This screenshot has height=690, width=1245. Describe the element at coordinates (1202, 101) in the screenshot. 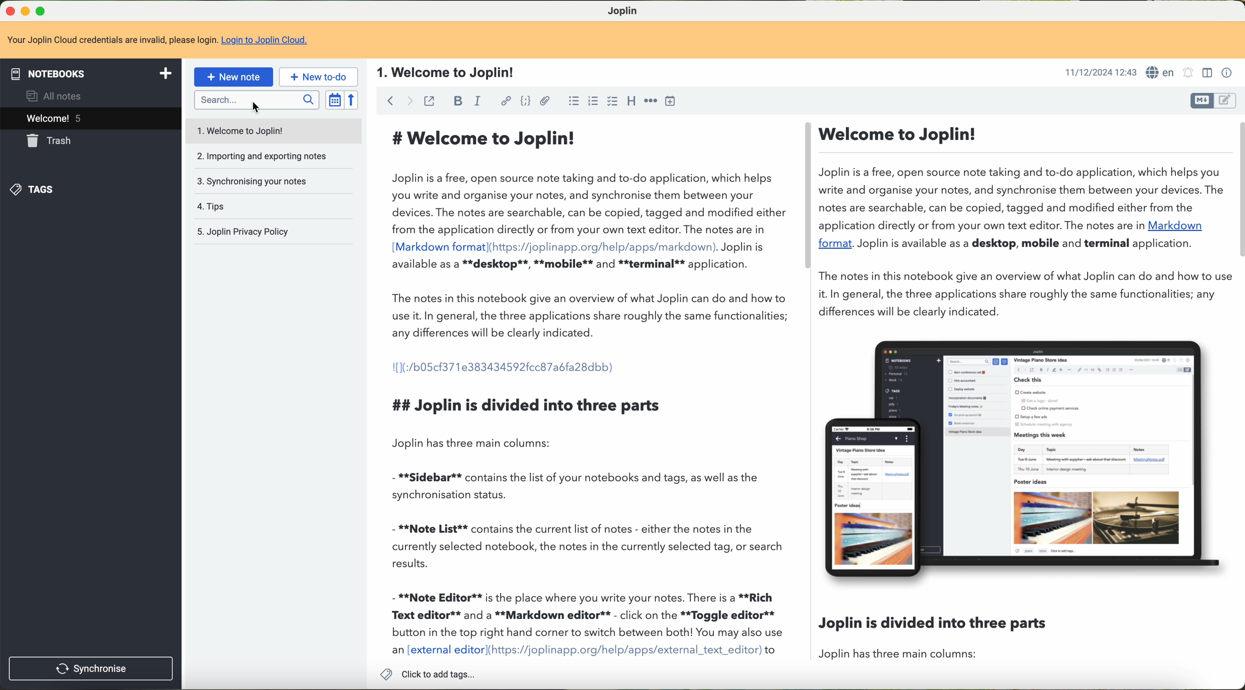

I see `toggle editors` at that location.